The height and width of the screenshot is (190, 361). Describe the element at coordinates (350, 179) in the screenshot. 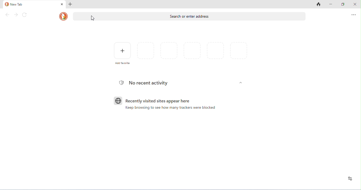

I see `favorite and recent activity` at that location.